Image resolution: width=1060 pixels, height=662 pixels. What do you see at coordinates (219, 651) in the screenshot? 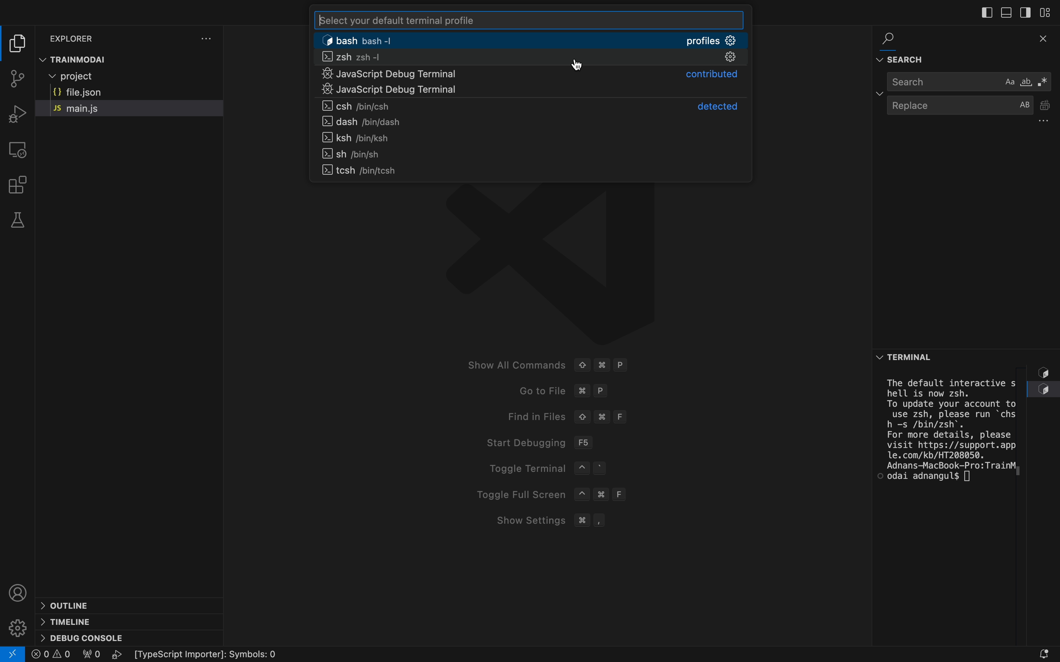
I see `` at bounding box center [219, 651].